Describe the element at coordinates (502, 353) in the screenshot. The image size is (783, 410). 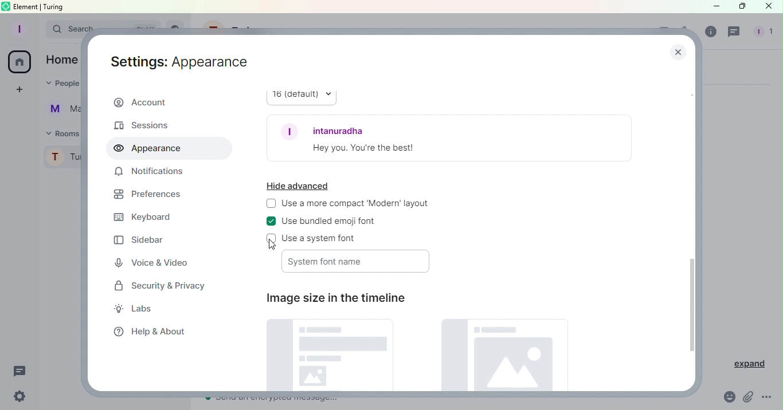
I see `Large` at that location.